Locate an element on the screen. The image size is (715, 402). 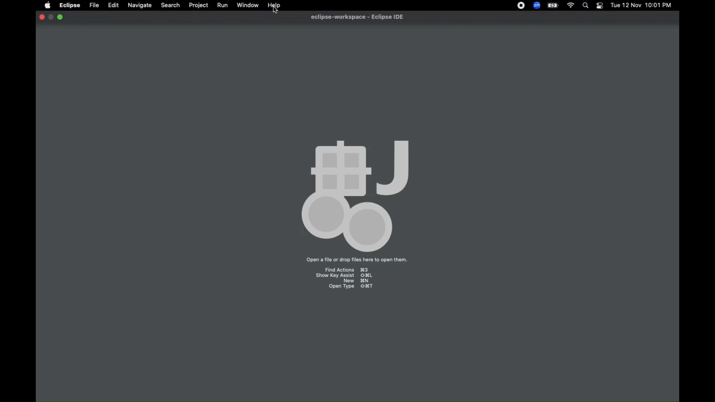
find actions x3 is located at coordinates (346, 268).